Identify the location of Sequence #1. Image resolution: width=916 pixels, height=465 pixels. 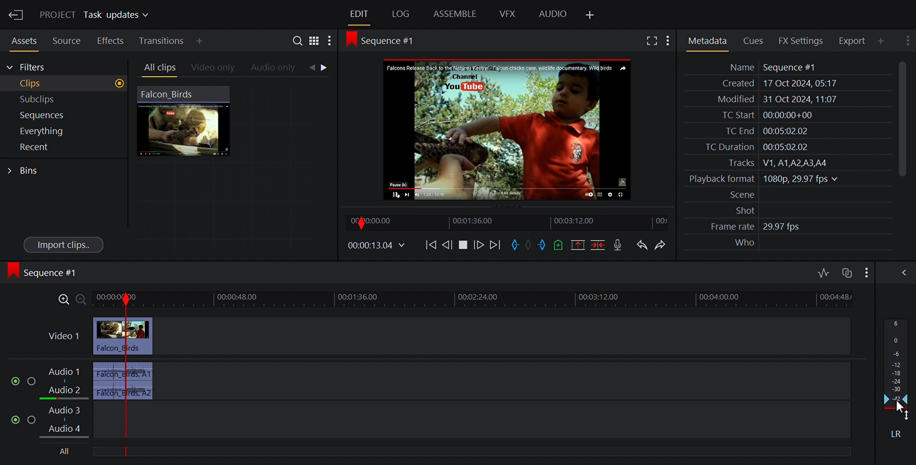
(44, 274).